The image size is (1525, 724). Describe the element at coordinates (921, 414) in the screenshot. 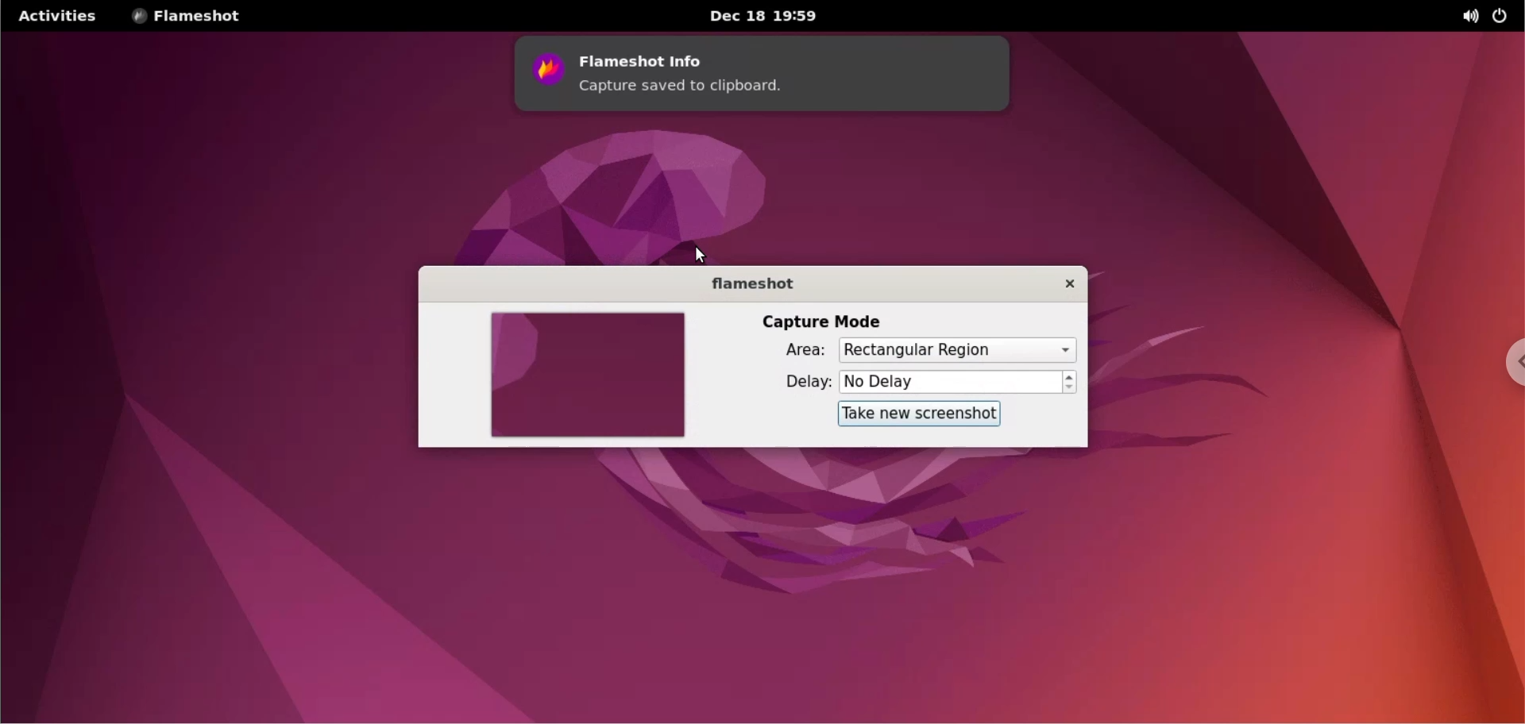

I see `take new screenshot` at that location.